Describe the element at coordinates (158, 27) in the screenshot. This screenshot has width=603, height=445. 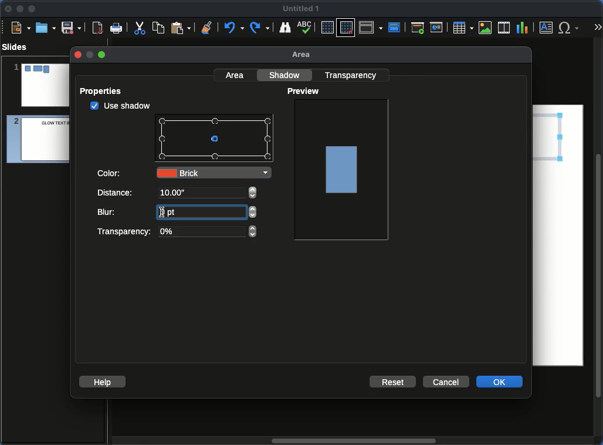
I see `Copy` at that location.